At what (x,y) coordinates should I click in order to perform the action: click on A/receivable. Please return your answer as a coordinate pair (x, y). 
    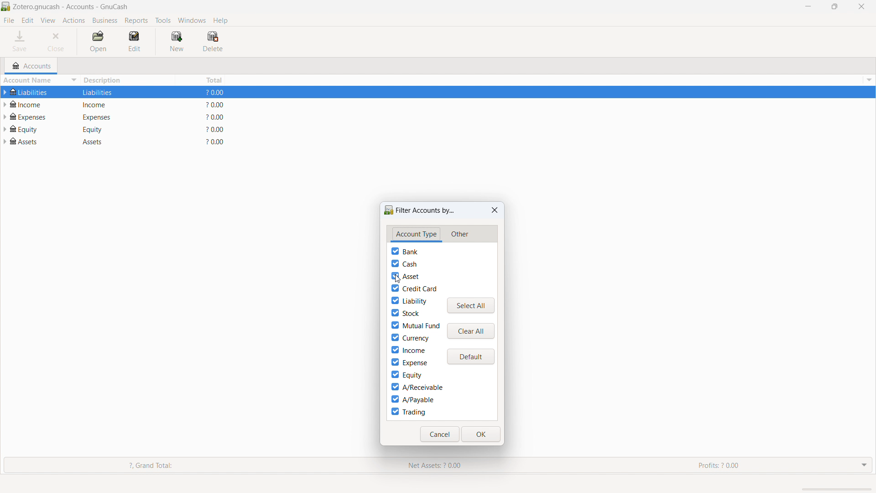
    Looking at the image, I should click on (417, 387).